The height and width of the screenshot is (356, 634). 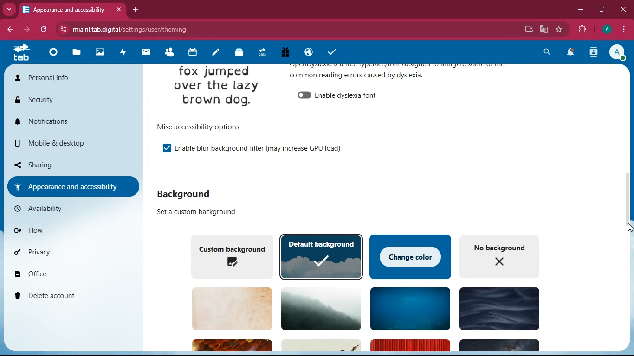 What do you see at coordinates (72, 186) in the screenshot?
I see `appearance` at bounding box center [72, 186].